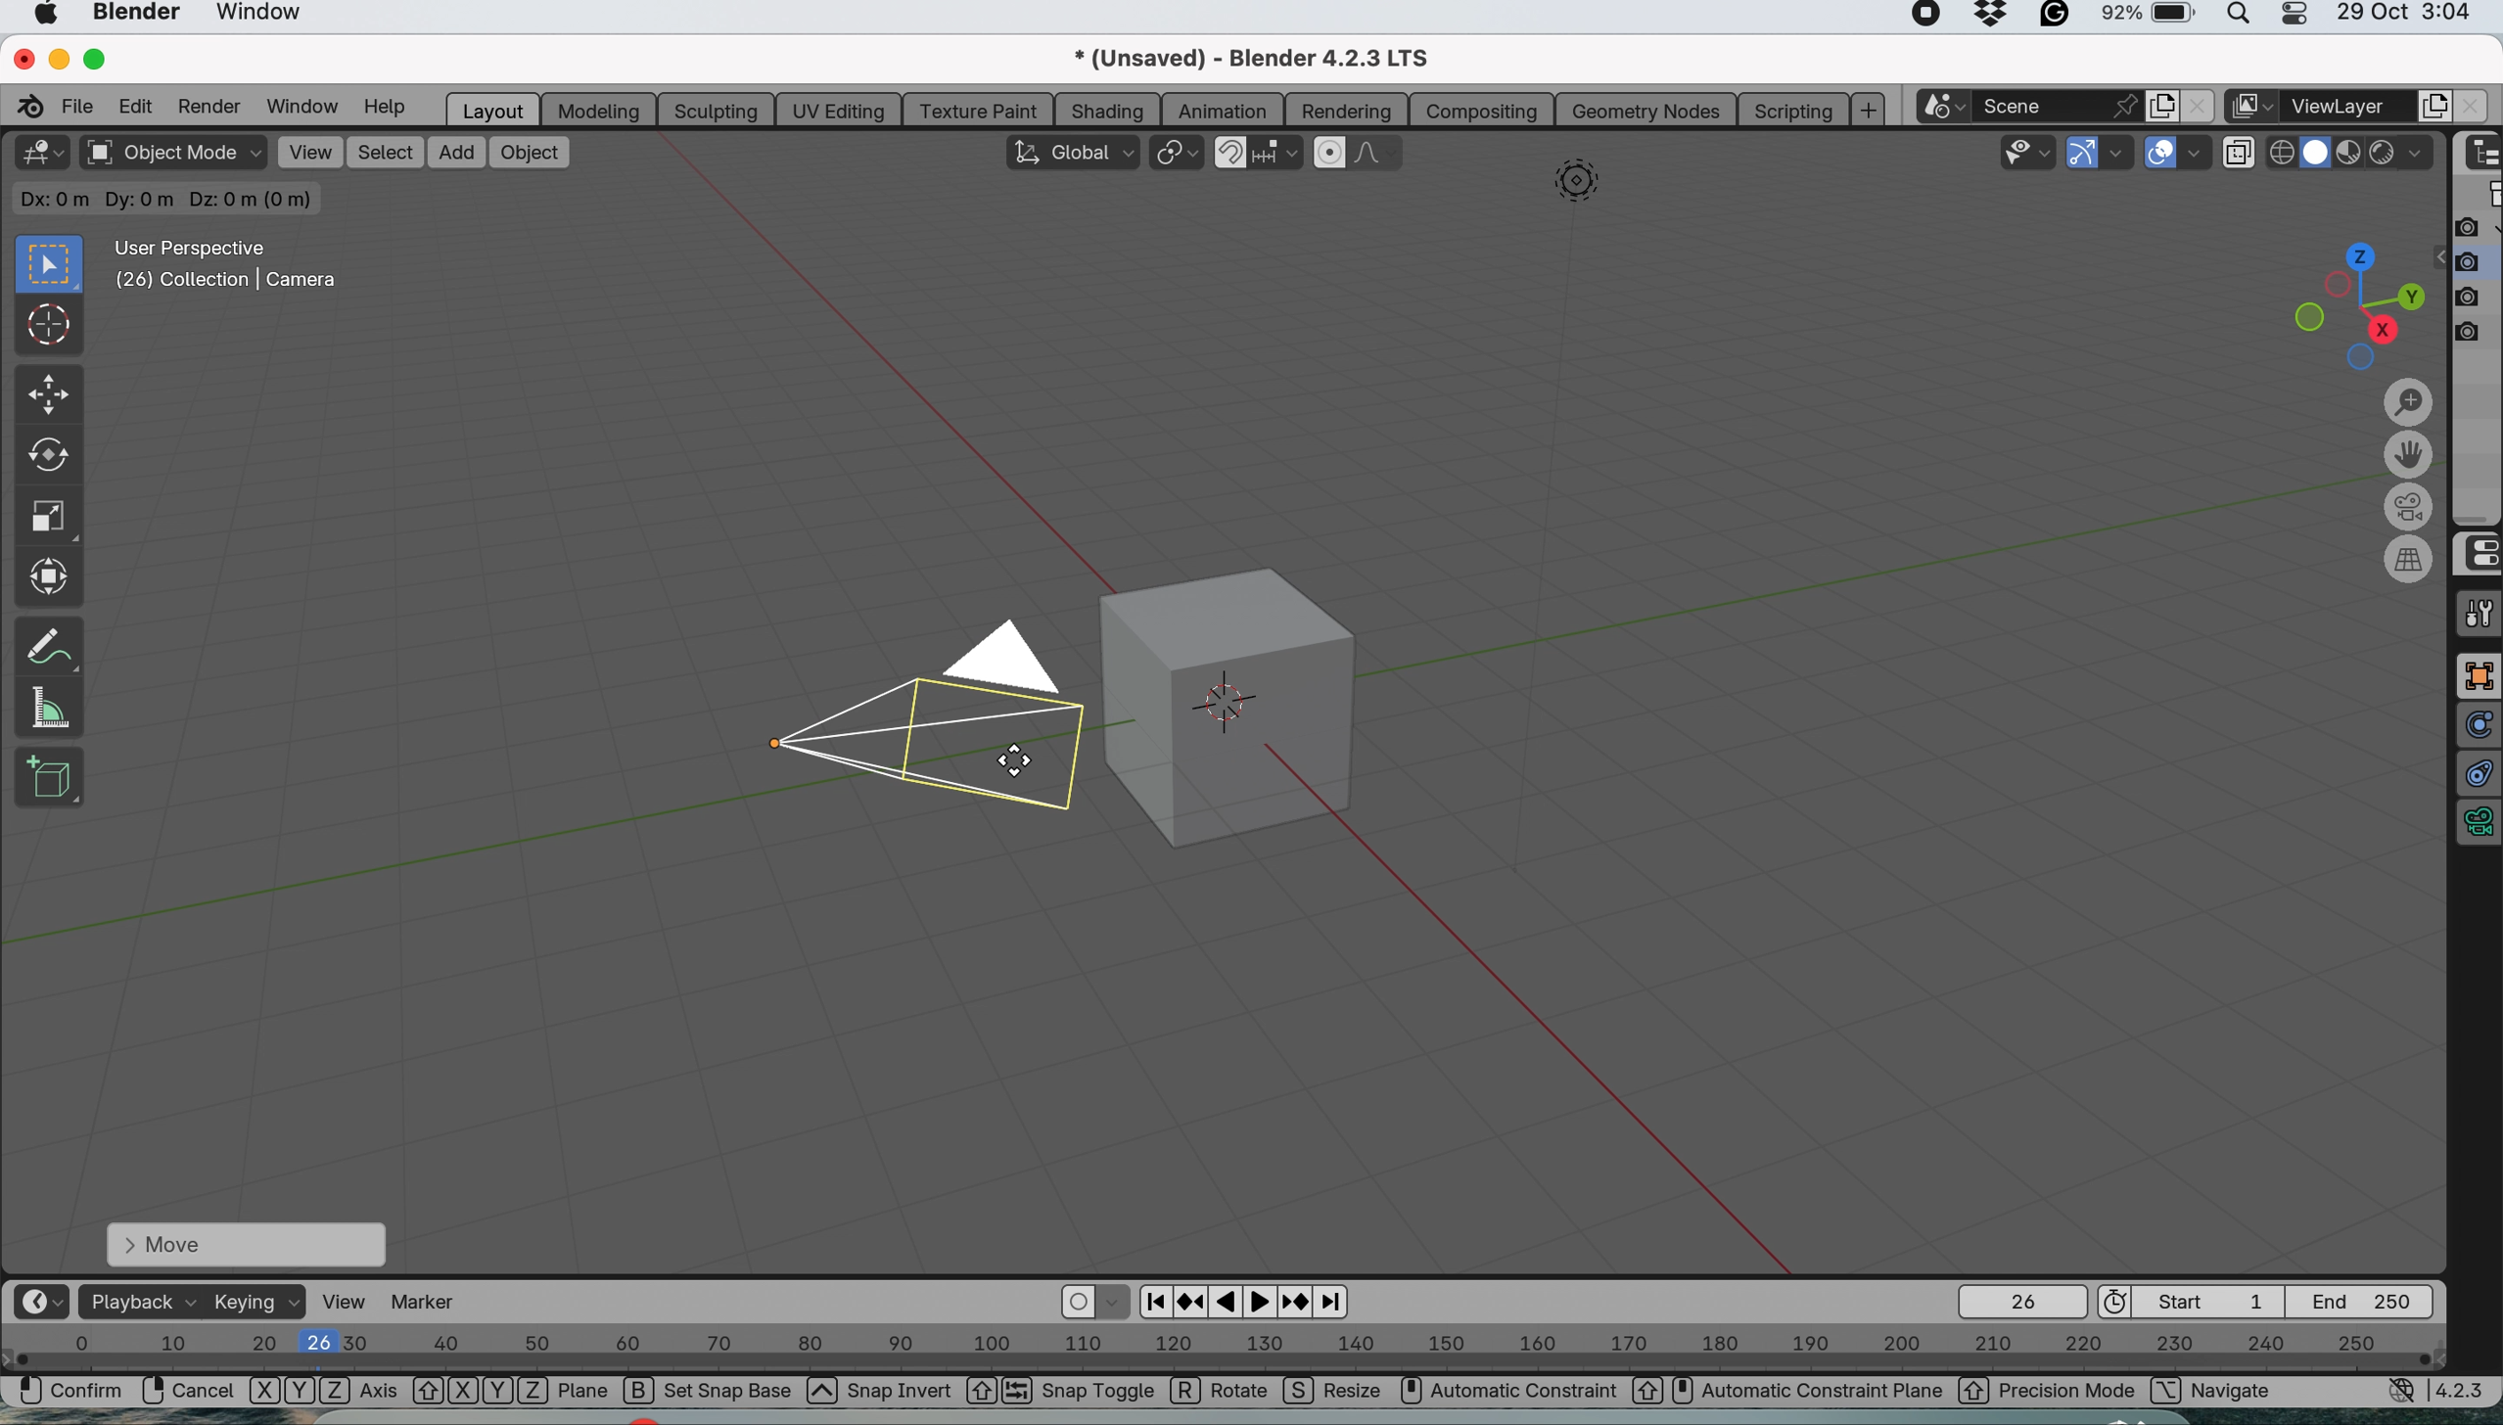 The image size is (2503, 1425). I want to click on object, so click(530, 151).